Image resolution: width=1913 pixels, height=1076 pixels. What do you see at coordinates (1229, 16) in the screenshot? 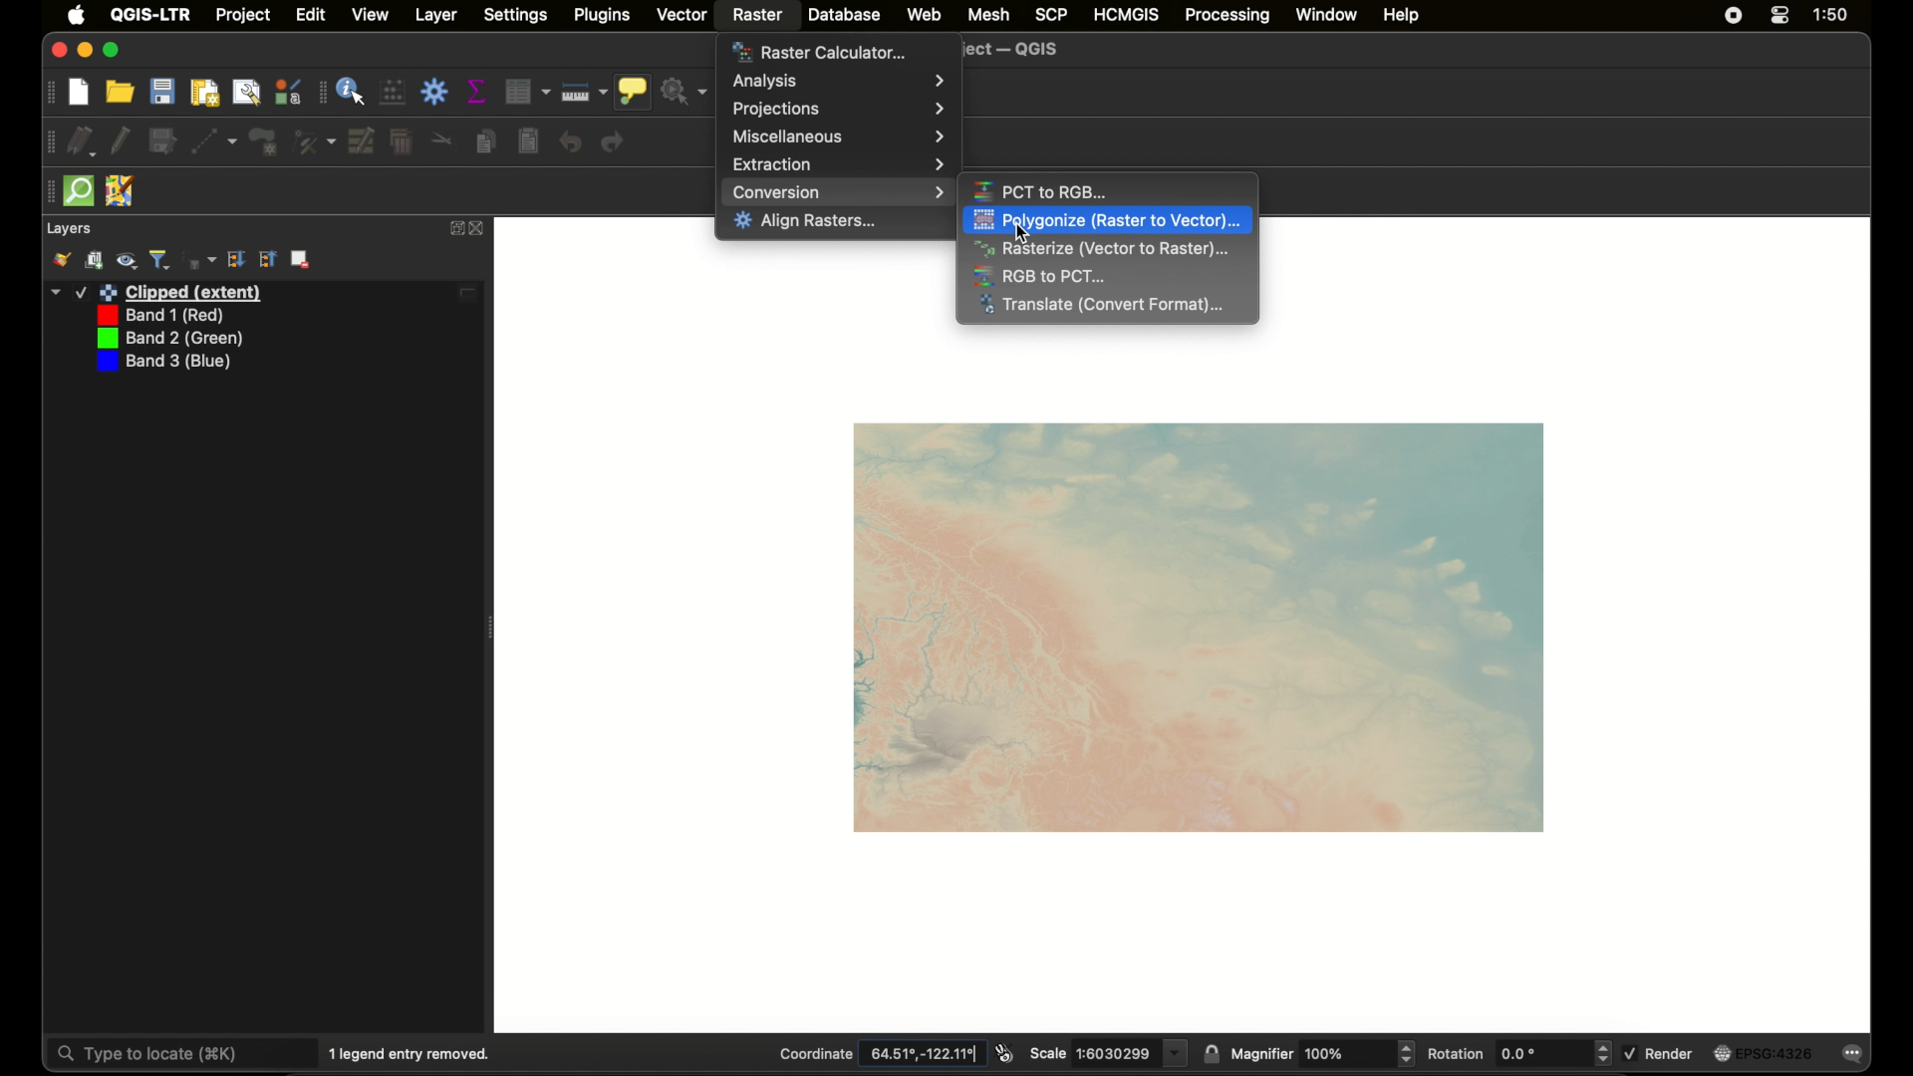
I see `processing` at bounding box center [1229, 16].